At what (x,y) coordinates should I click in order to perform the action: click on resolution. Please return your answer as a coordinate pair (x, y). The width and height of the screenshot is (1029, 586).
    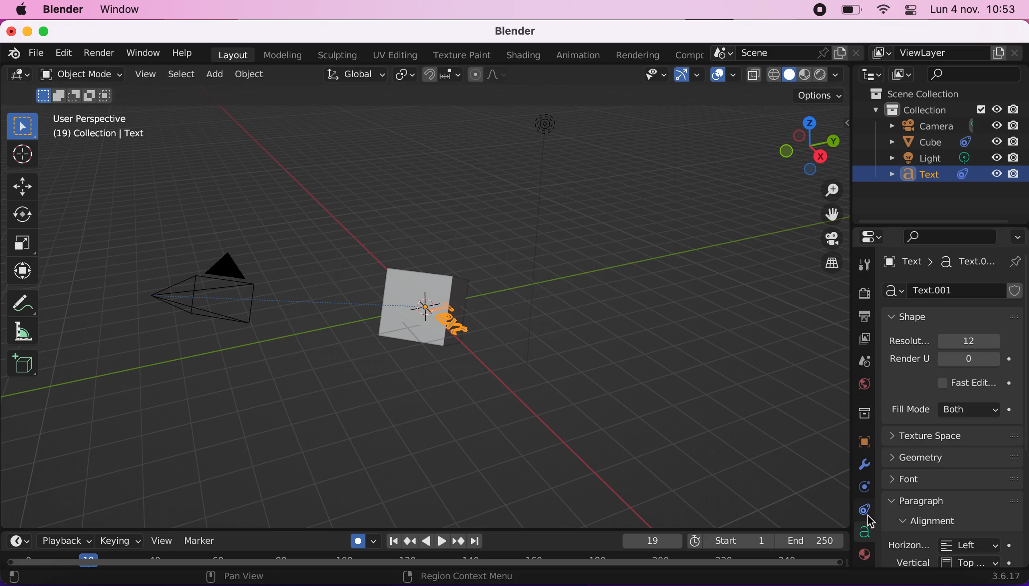
    Looking at the image, I should click on (950, 341).